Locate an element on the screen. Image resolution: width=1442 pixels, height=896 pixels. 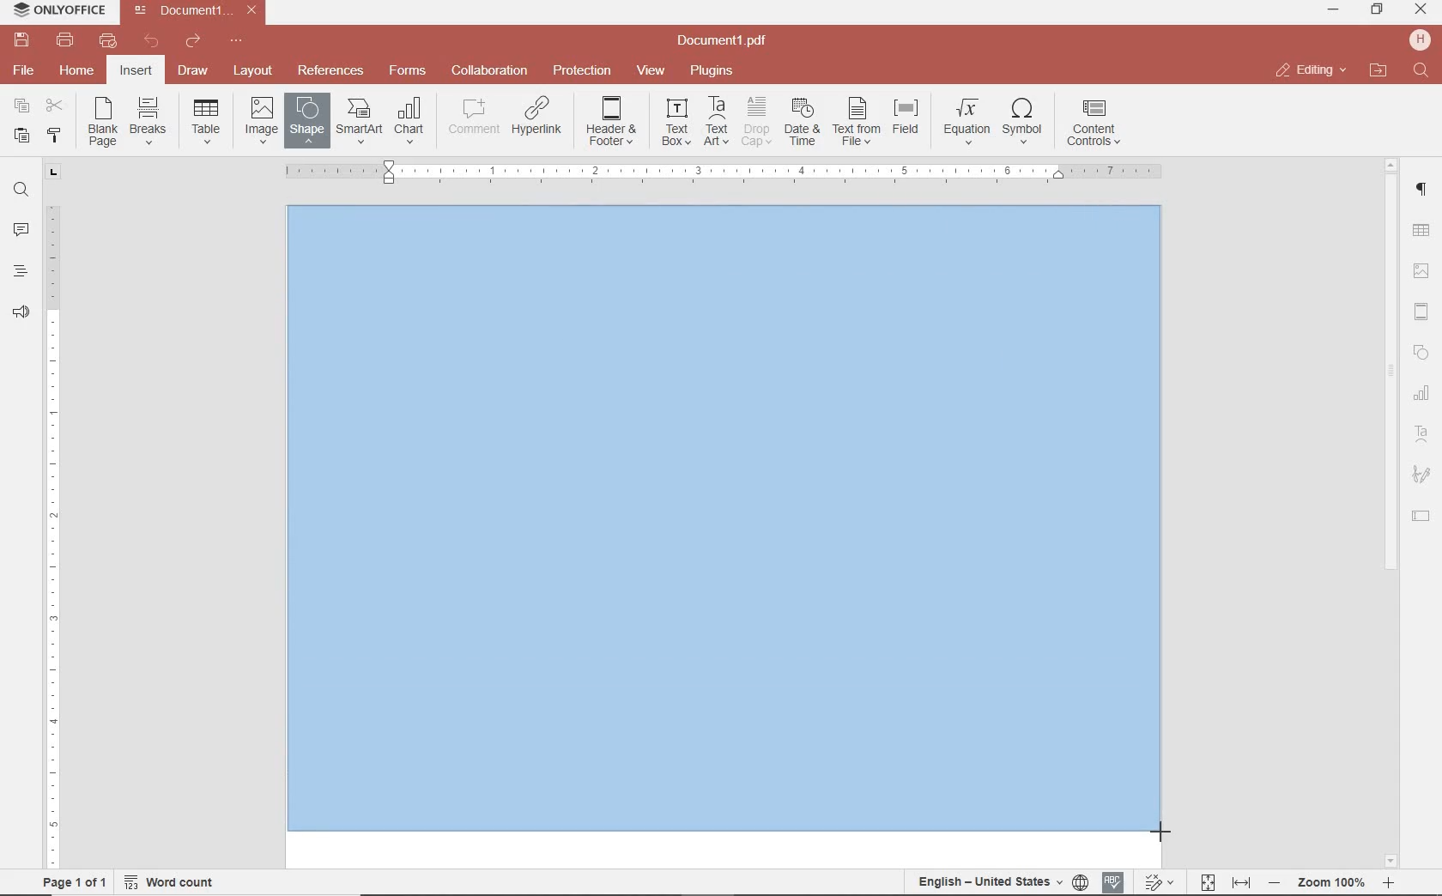
ruler is located at coordinates (54, 524).